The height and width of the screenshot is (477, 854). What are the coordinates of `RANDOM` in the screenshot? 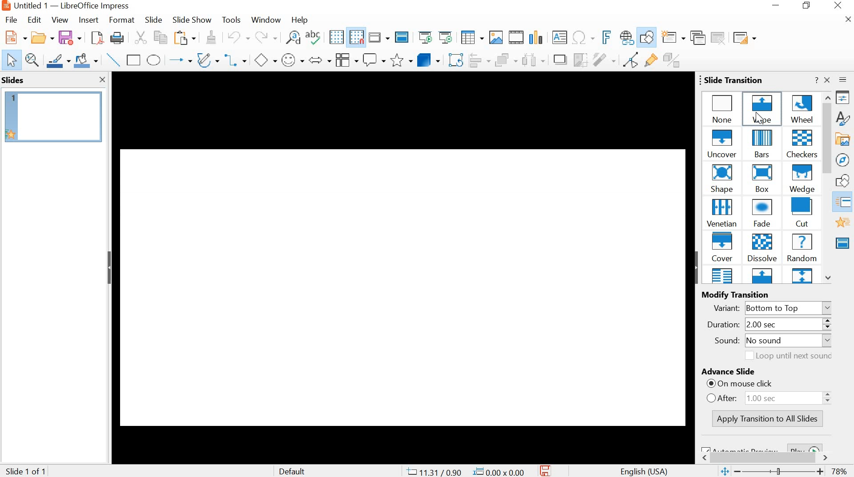 It's located at (802, 248).